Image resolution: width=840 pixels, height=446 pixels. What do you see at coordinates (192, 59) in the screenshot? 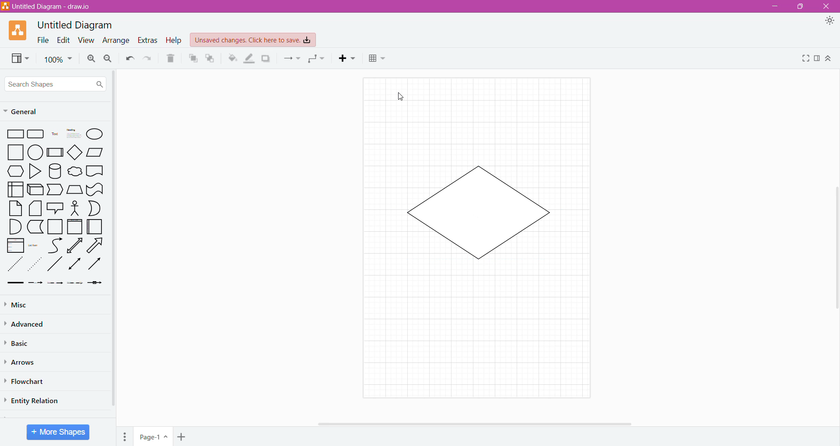
I see `To Front` at bounding box center [192, 59].